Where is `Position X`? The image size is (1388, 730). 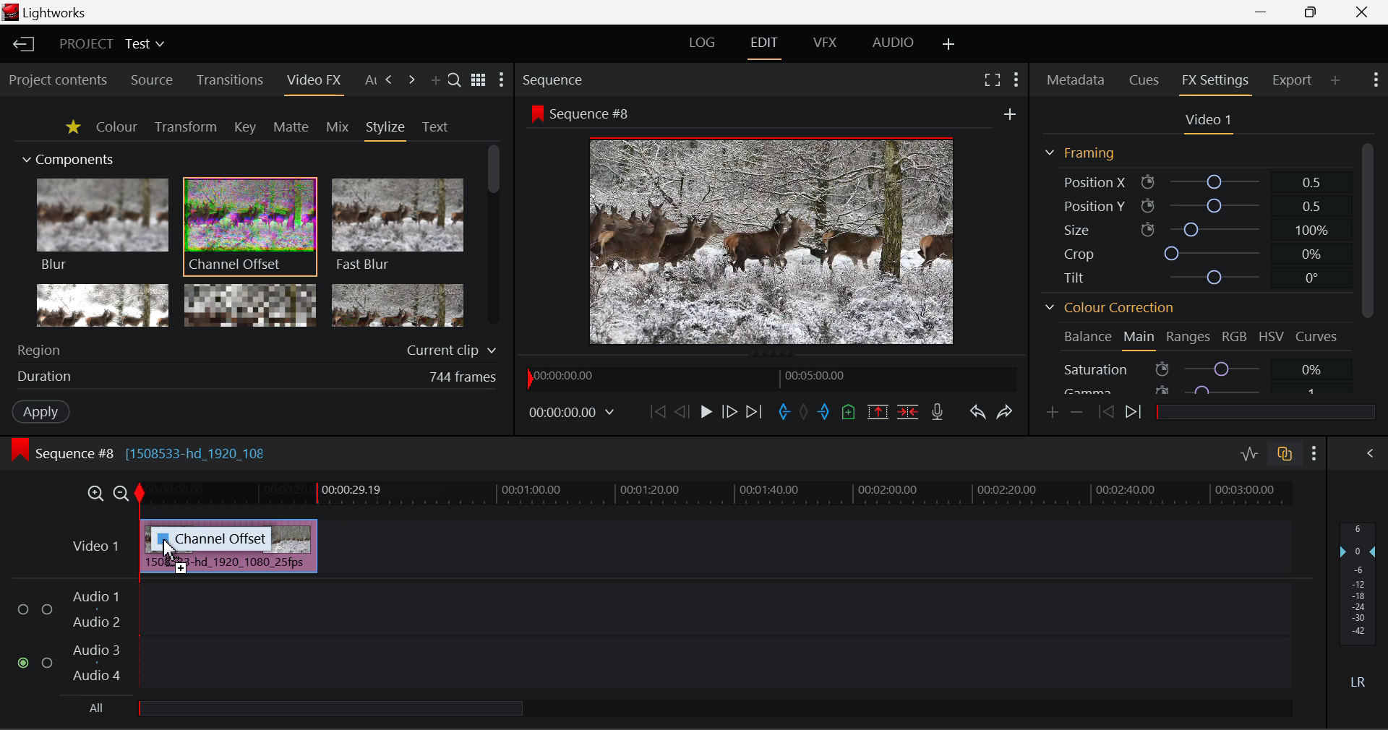 Position X is located at coordinates (1196, 181).